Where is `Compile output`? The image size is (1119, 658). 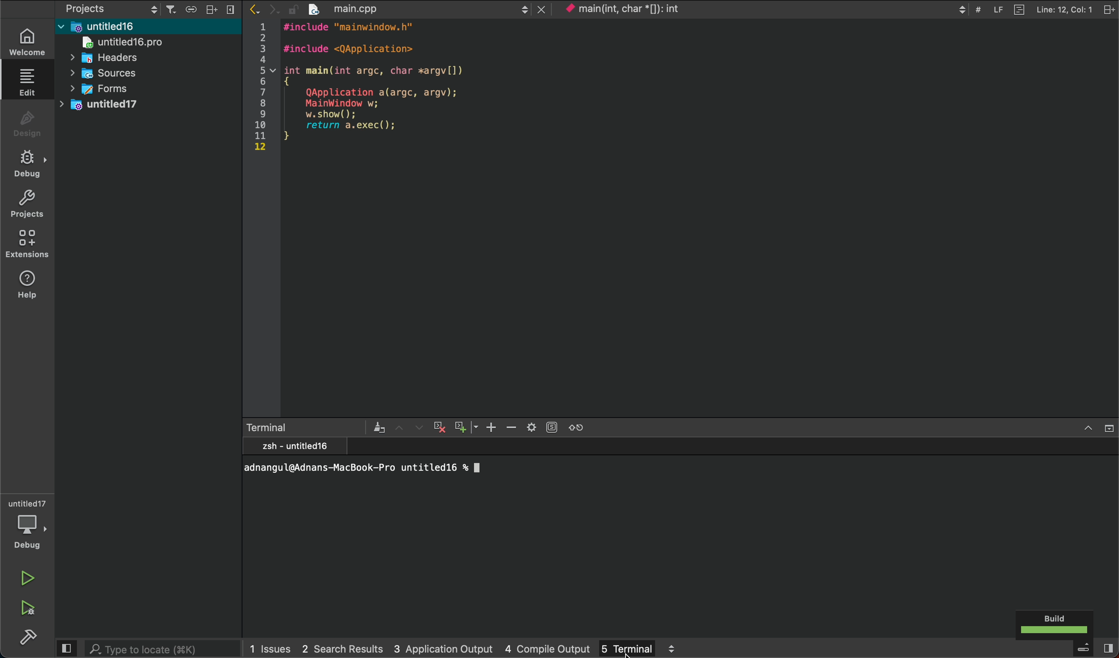
Compile output is located at coordinates (548, 648).